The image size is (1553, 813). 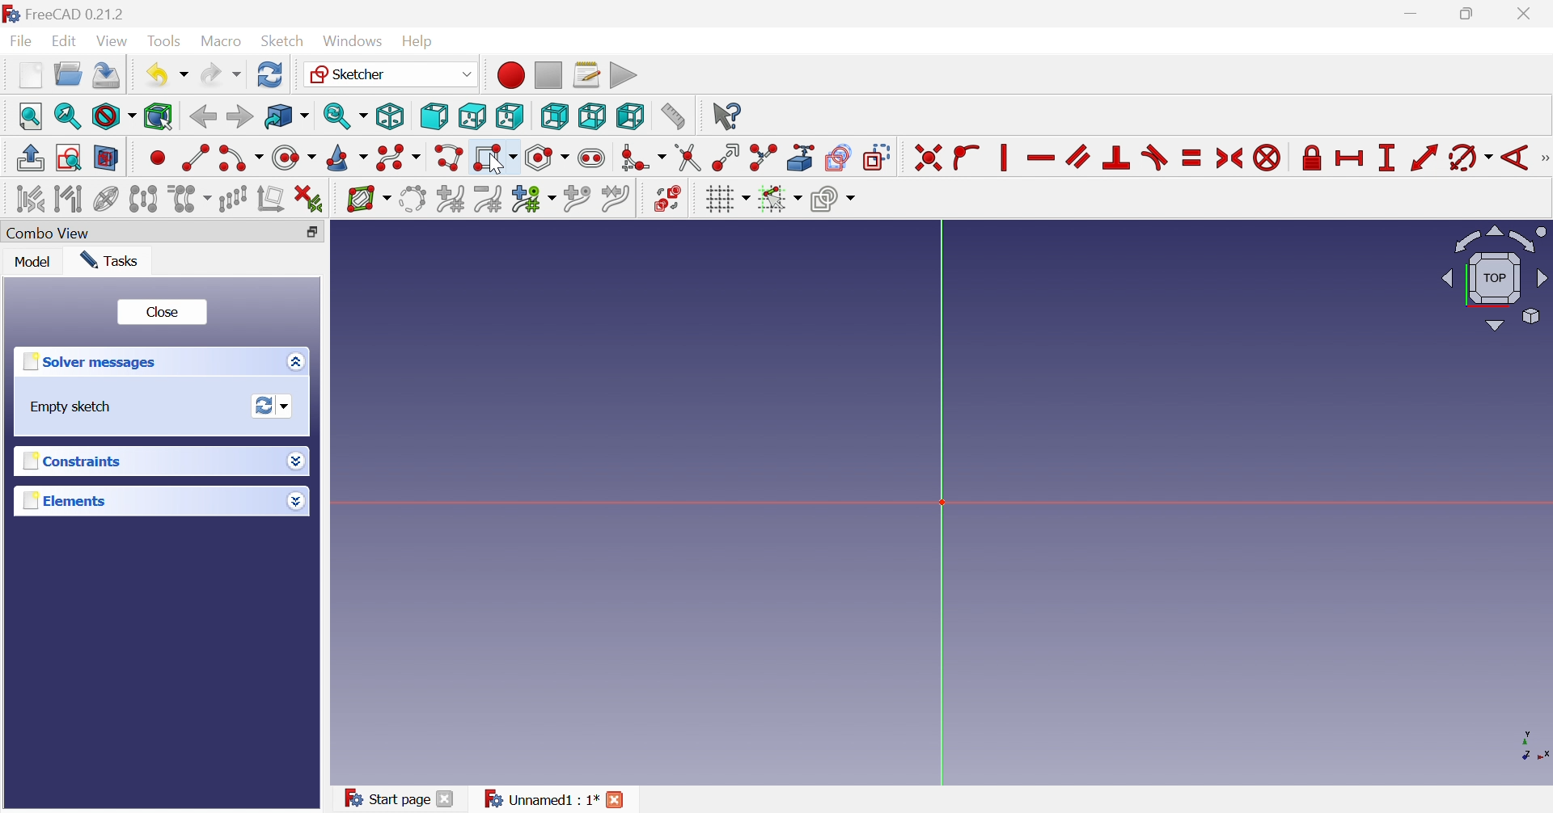 What do you see at coordinates (389, 117) in the screenshot?
I see `Isometric` at bounding box center [389, 117].